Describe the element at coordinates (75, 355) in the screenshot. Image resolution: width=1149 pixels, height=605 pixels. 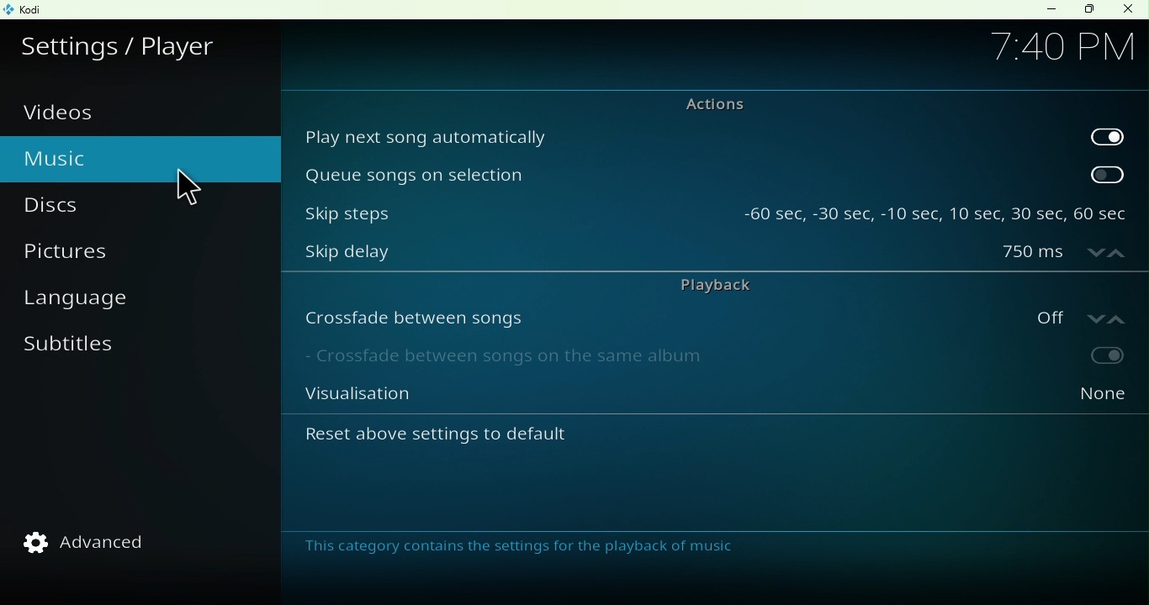
I see `Subtitles` at that location.